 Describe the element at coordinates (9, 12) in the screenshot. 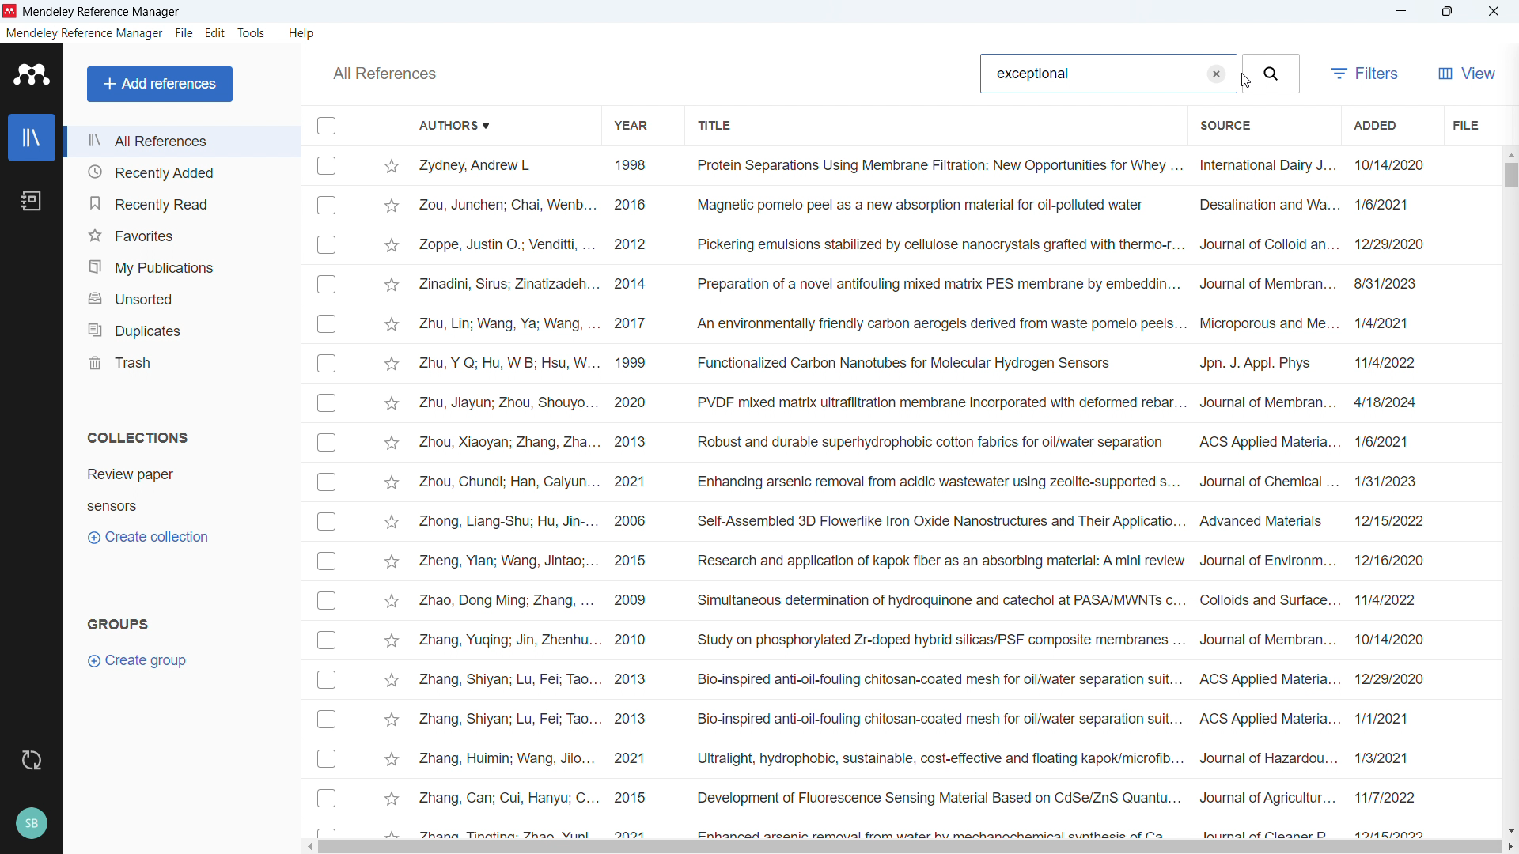

I see `logo` at that location.